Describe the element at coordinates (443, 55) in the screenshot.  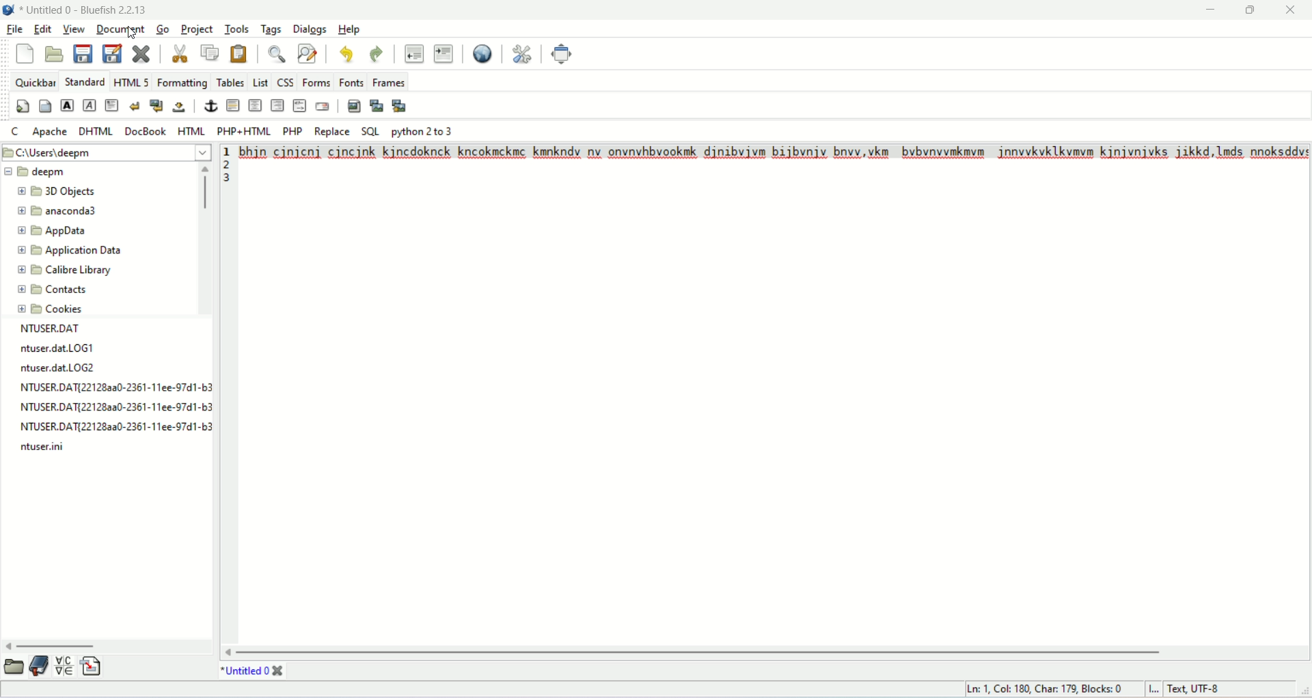
I see `indent` at that location.